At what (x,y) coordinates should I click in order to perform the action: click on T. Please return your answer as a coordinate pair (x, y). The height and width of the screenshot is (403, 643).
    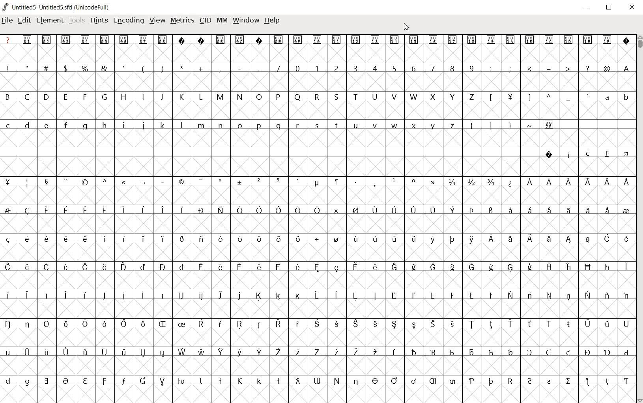
    Looking at the image, I should click on (355, 96).